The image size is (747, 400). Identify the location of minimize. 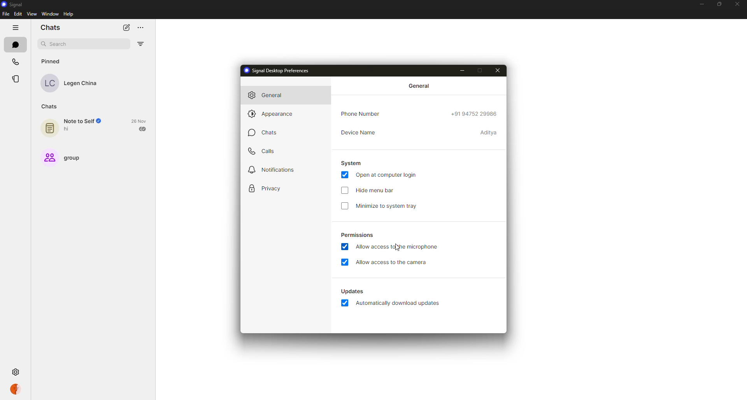
(463, 71).